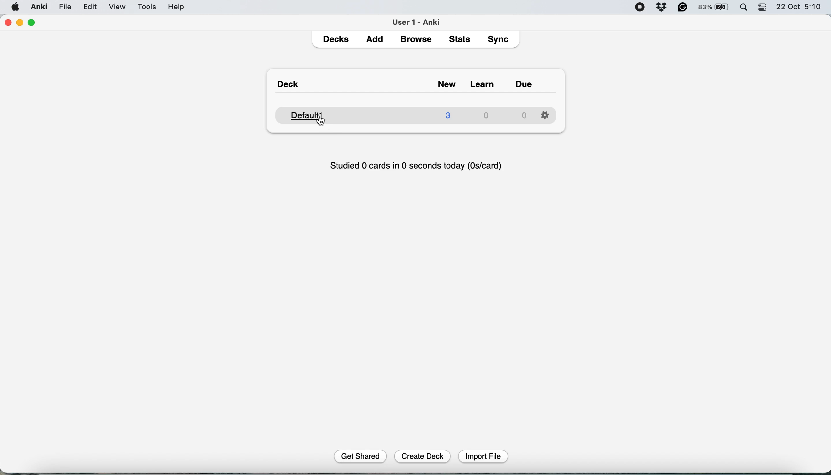 The image size is (831, 475). Describe the element at coordinates (640, 8) in the screenshot. I see `screen recorder` at that location.